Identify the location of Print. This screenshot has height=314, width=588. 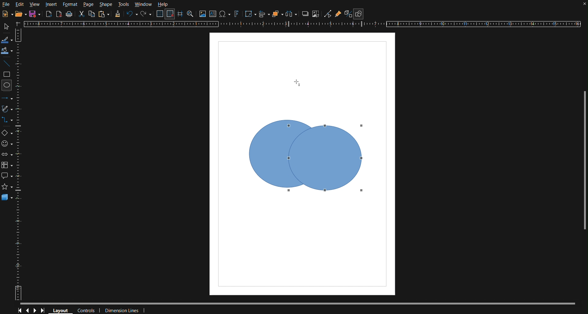
(70, 14).